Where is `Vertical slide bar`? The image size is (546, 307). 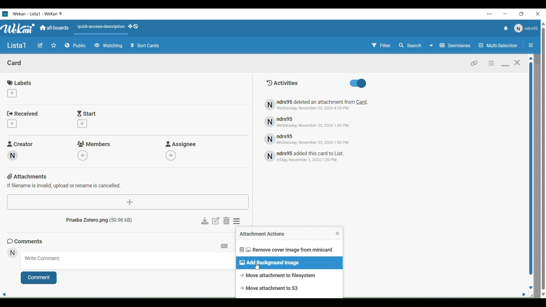 Vertical slide bar is located at coordinates (530, 166).